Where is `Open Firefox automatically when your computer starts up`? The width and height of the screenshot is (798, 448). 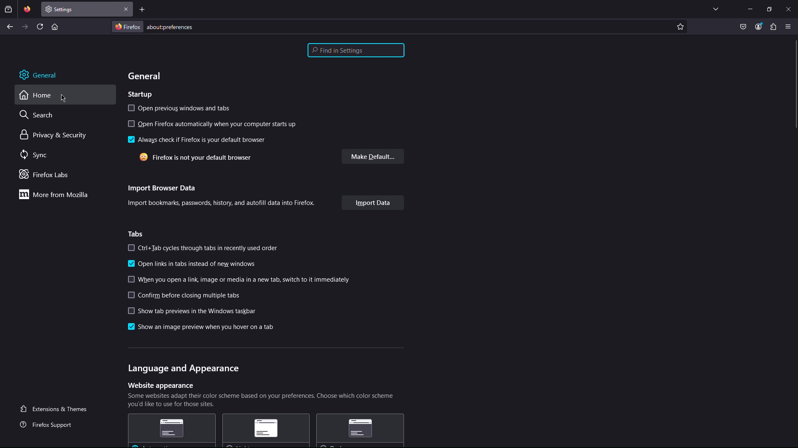 Open Firefox automatically when your computer starts up is located at coordinates (212, 124).